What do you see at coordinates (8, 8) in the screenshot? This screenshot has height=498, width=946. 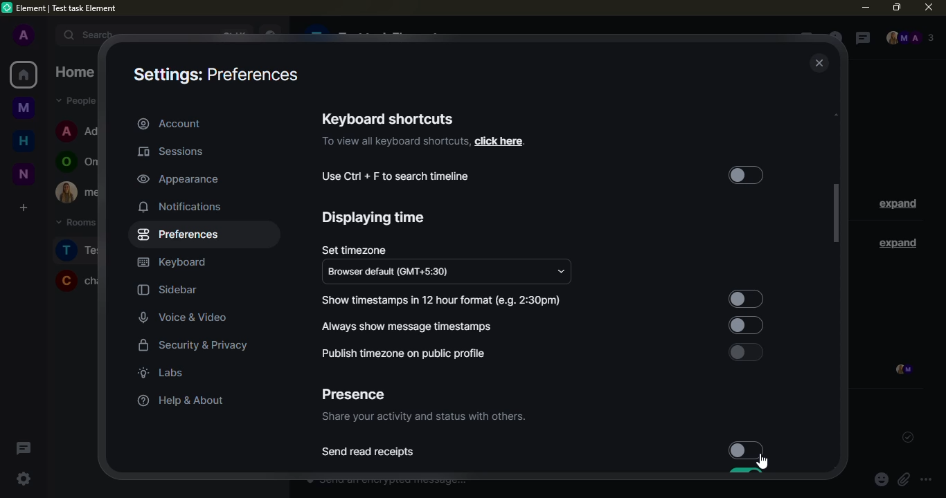 I see `logo` at bounding box center [8, 8].